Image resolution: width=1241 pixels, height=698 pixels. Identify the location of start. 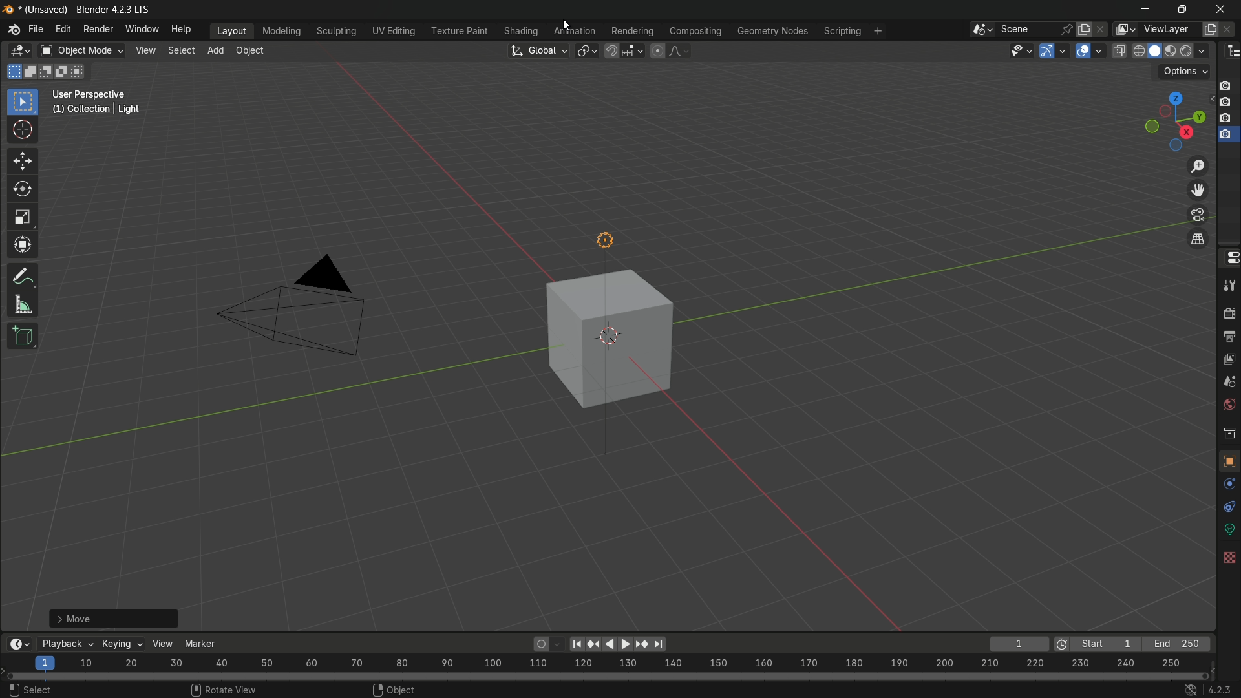
(1096, 643).